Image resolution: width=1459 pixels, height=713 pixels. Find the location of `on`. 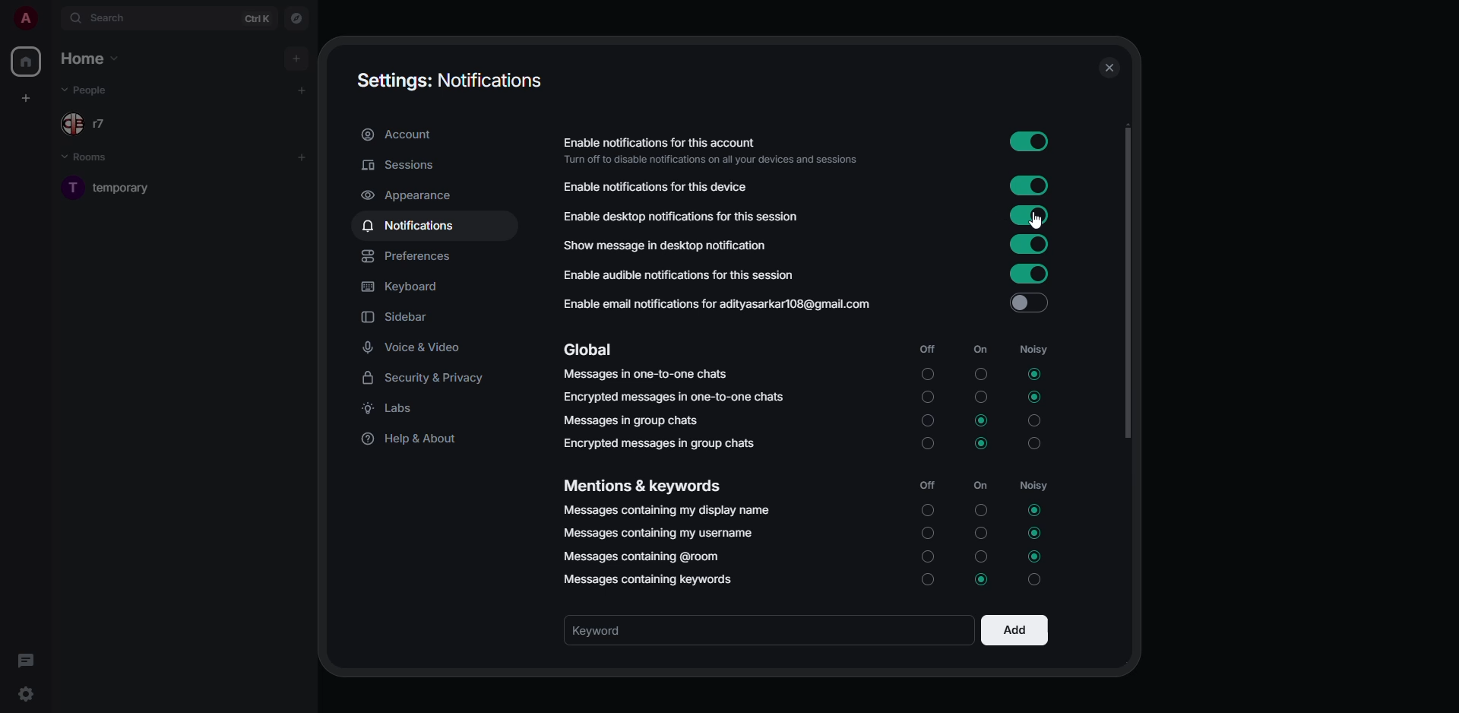

on is located at coordinates (983, 486).